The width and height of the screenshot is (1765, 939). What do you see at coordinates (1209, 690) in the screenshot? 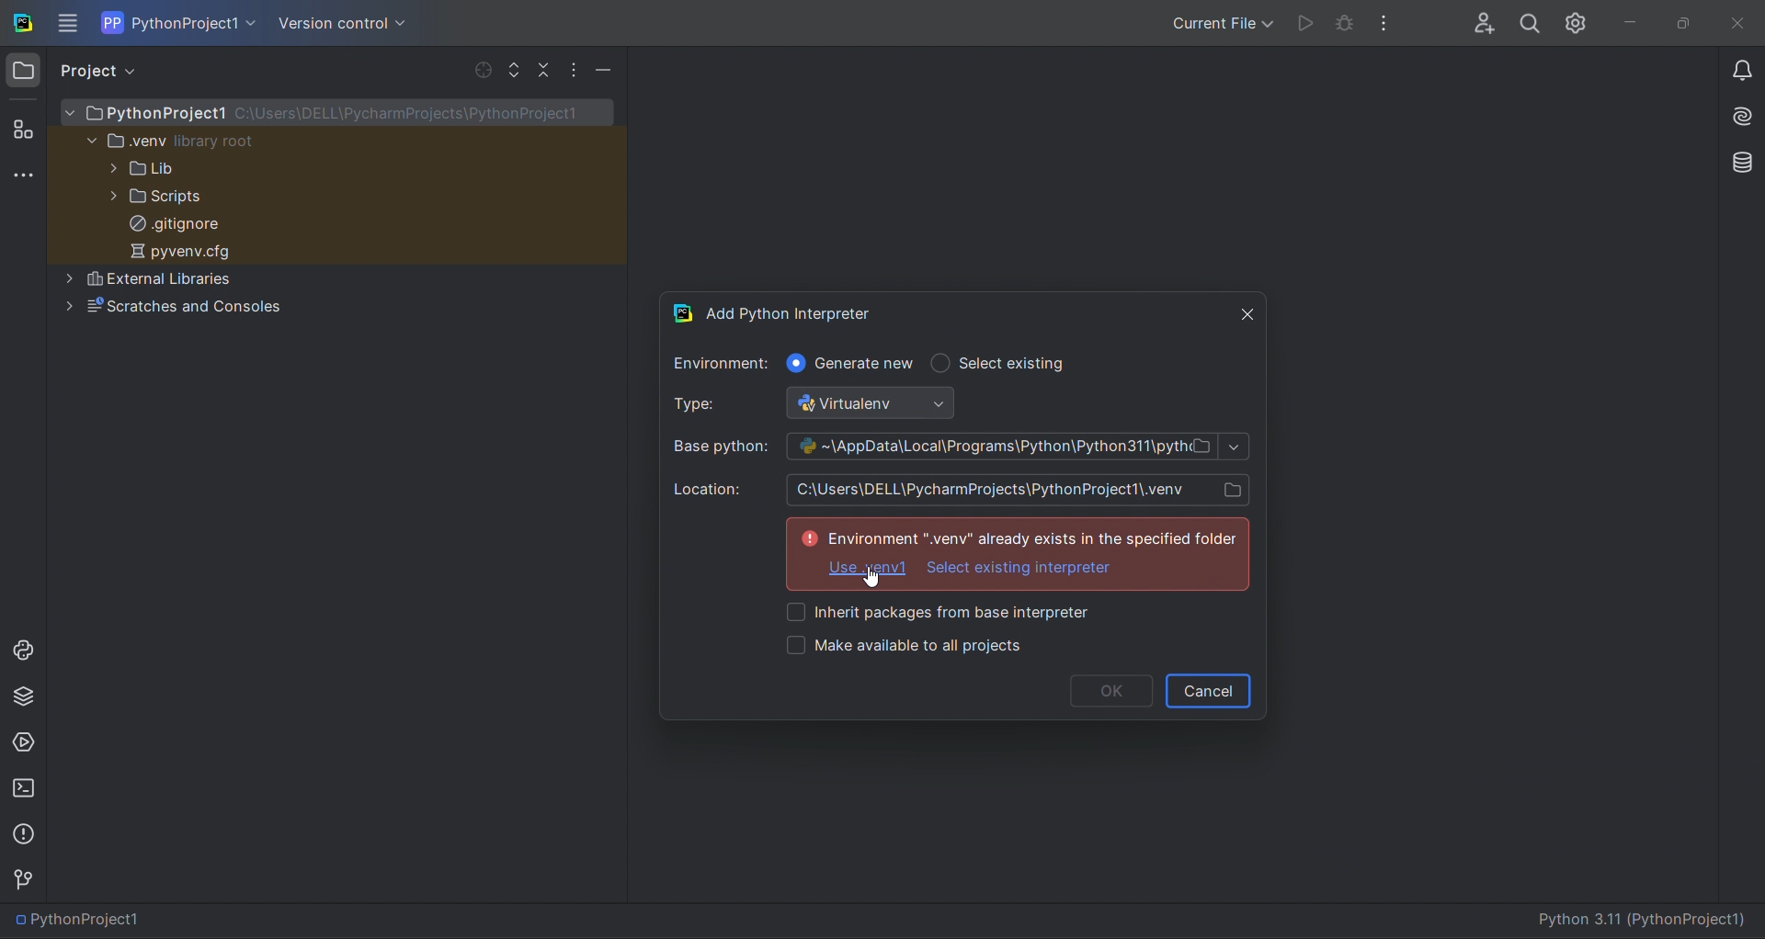
I see `cancel` at bounding box center [1209, 690].